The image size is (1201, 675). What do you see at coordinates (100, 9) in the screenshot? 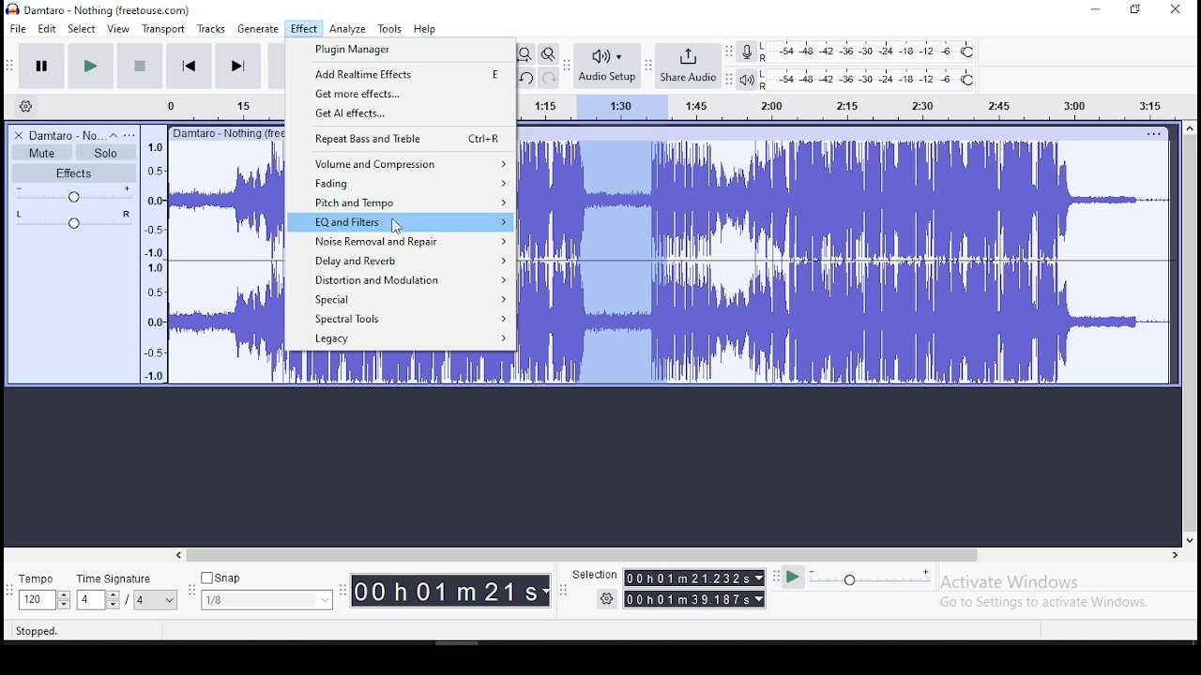
I see `) Damtaro - Nothing (freetouse.com)` at bounding box center [100, 9].